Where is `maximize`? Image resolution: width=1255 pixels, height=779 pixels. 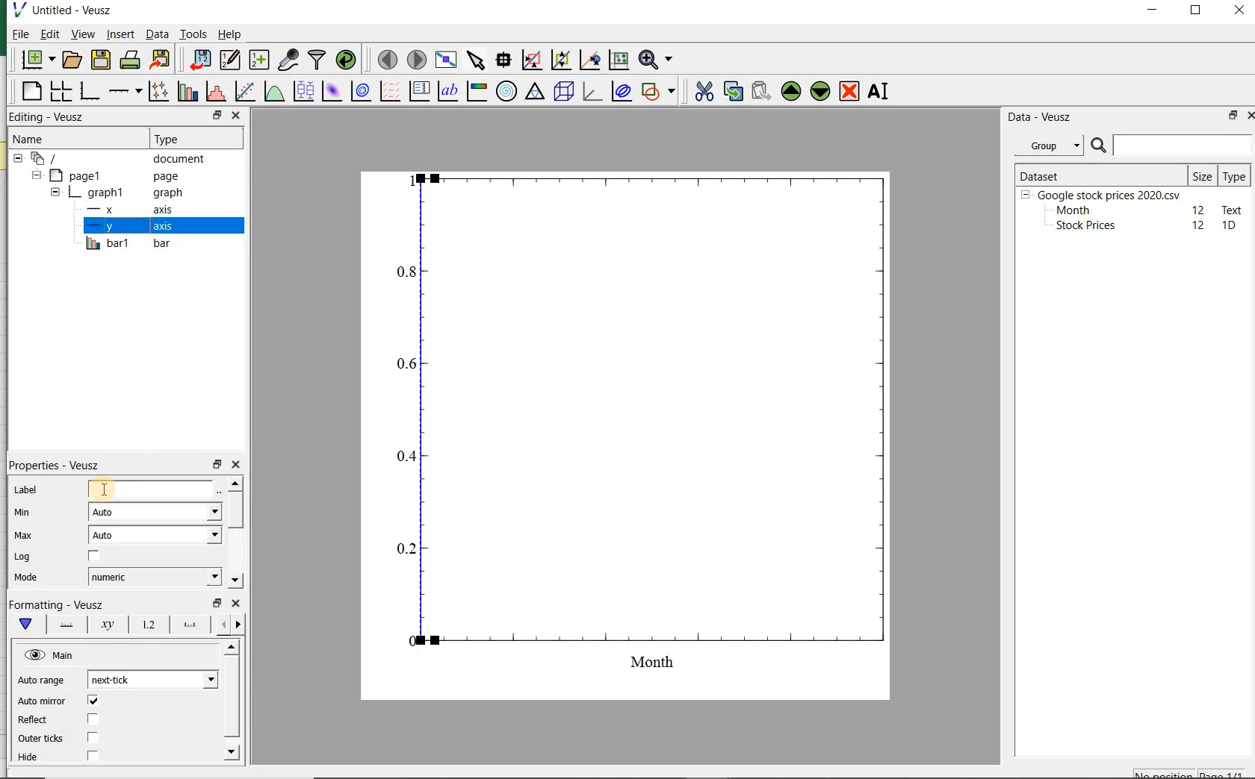
maximize is located at coordinates (1198, 12).